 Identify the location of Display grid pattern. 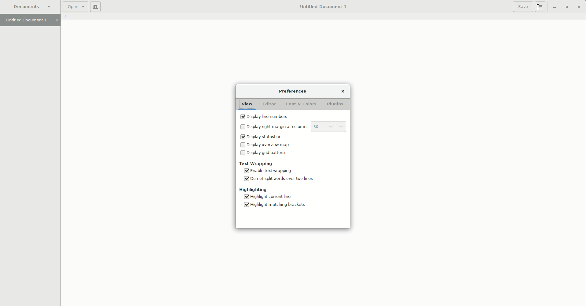
(265, 153).